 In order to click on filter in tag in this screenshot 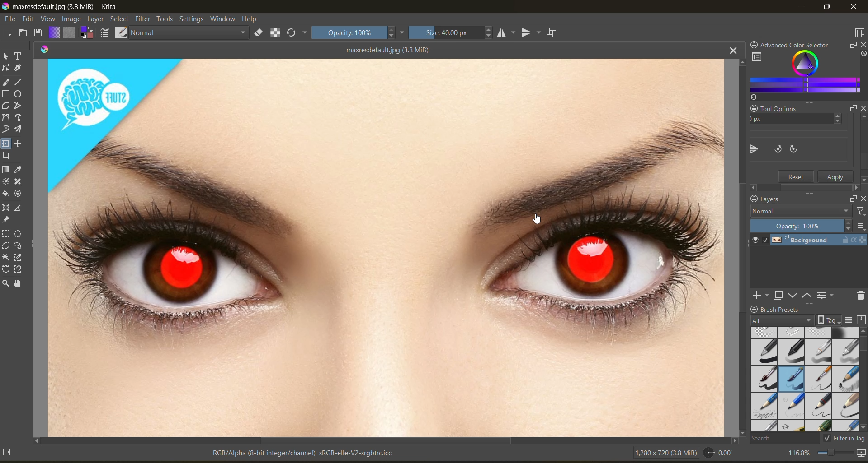, I will do `click(845, 439)`.